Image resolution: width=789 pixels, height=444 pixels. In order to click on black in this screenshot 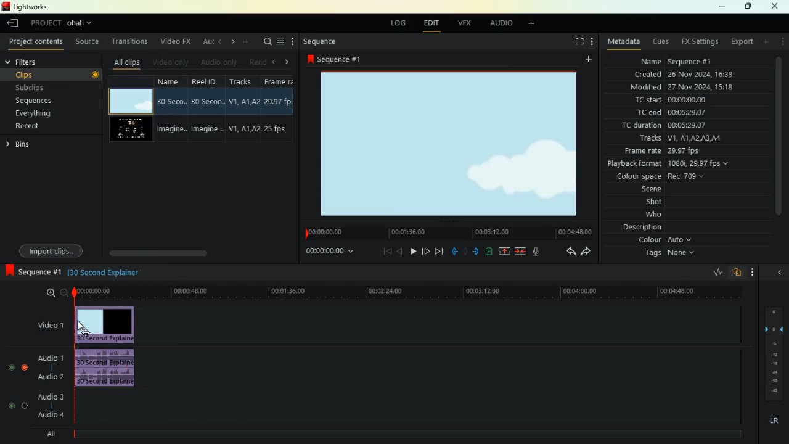, I will do `click(78, 273)`.